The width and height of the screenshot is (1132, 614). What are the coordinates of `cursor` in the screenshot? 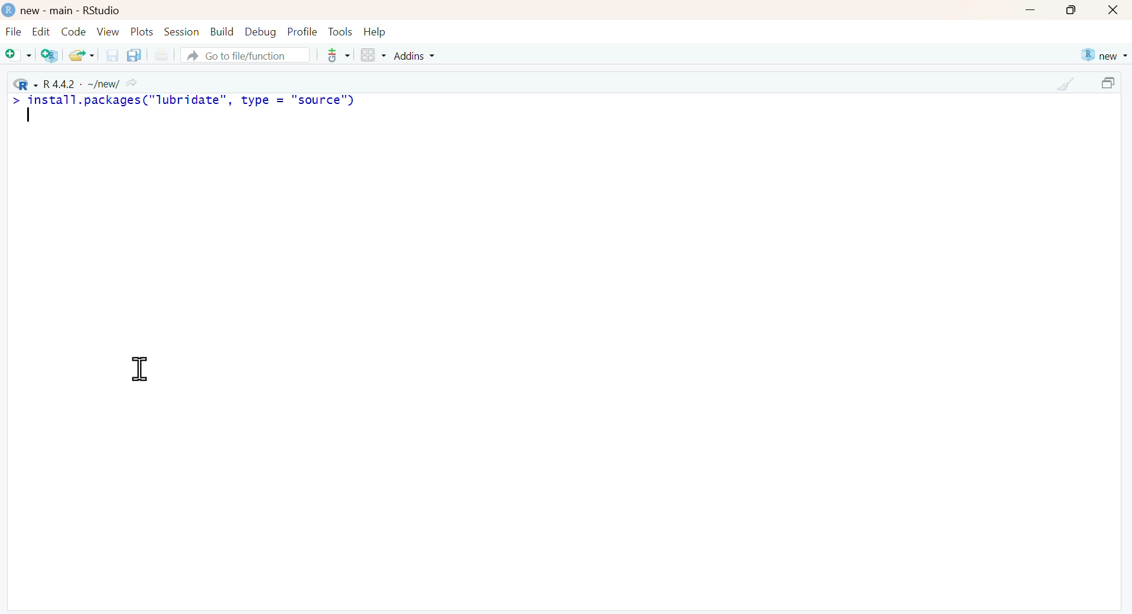 It's located at (138, 369).